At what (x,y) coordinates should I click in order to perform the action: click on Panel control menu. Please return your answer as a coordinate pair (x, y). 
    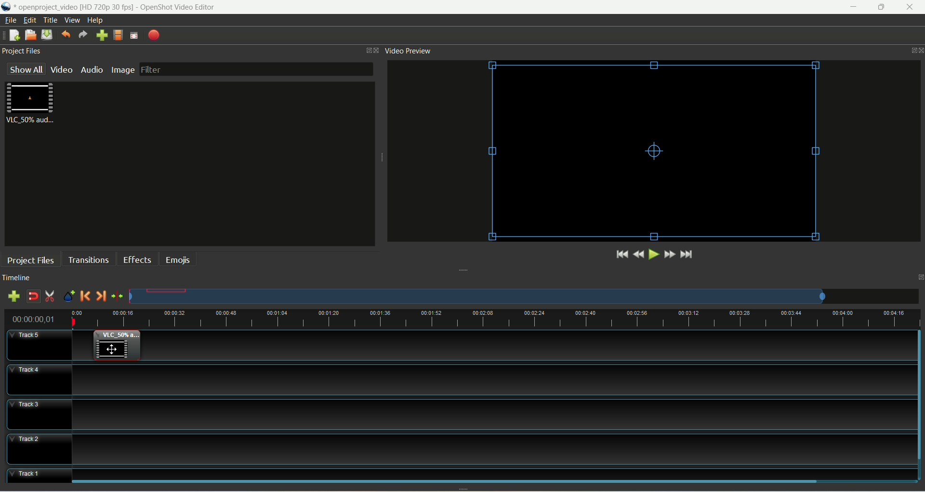
    Looking at the image, I should click on (914, 51).